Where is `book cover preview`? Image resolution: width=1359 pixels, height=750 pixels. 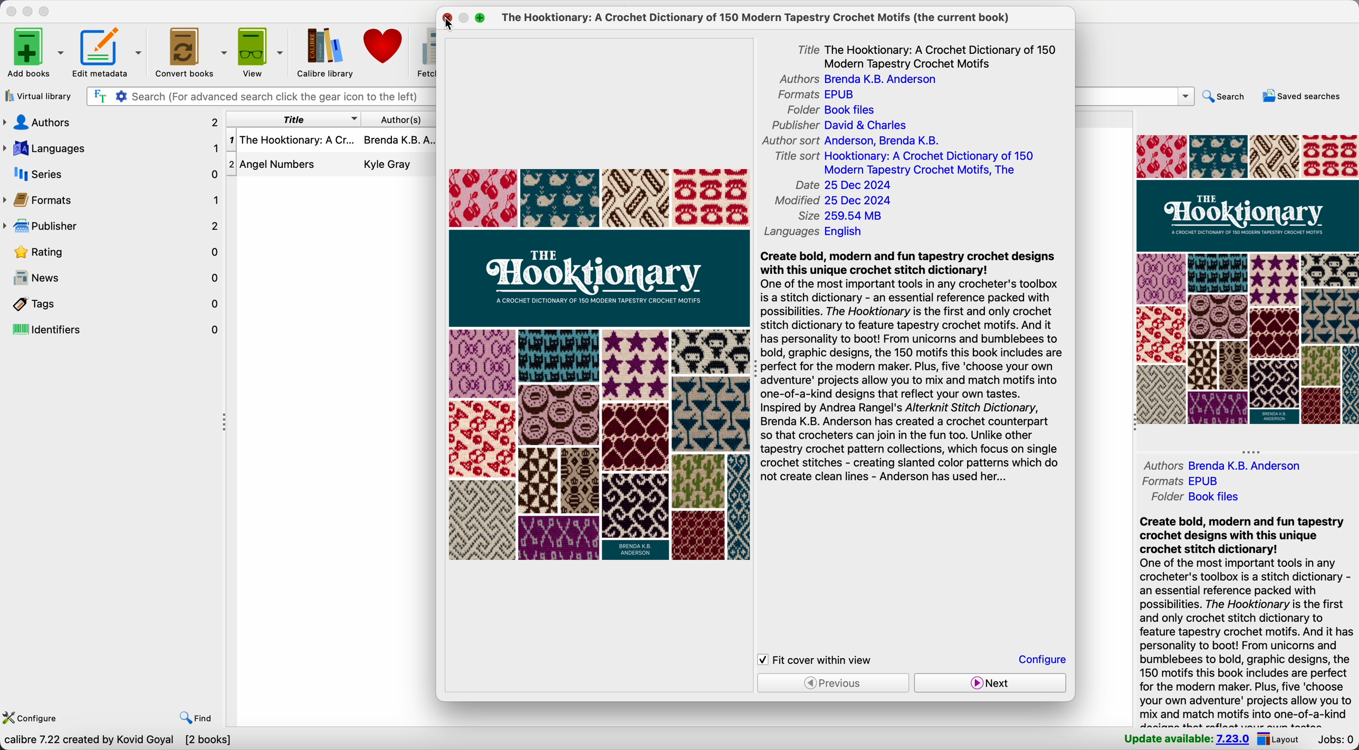
book cover preview is located at coordinates (600, 365).